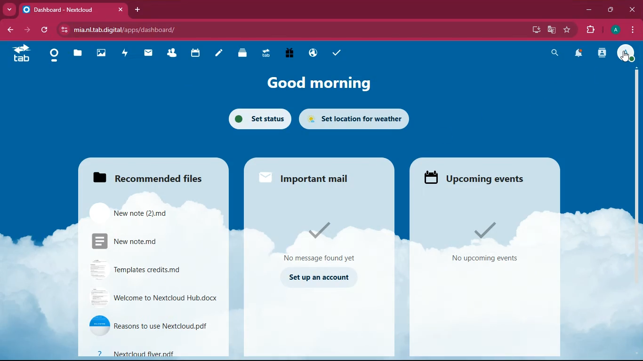 The height and width of the screenshot is (361, 643). I want to click on home, so click(56, 56).